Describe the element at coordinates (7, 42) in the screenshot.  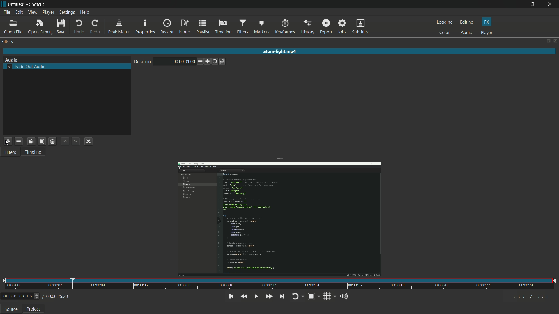
I see `filters` at that location.